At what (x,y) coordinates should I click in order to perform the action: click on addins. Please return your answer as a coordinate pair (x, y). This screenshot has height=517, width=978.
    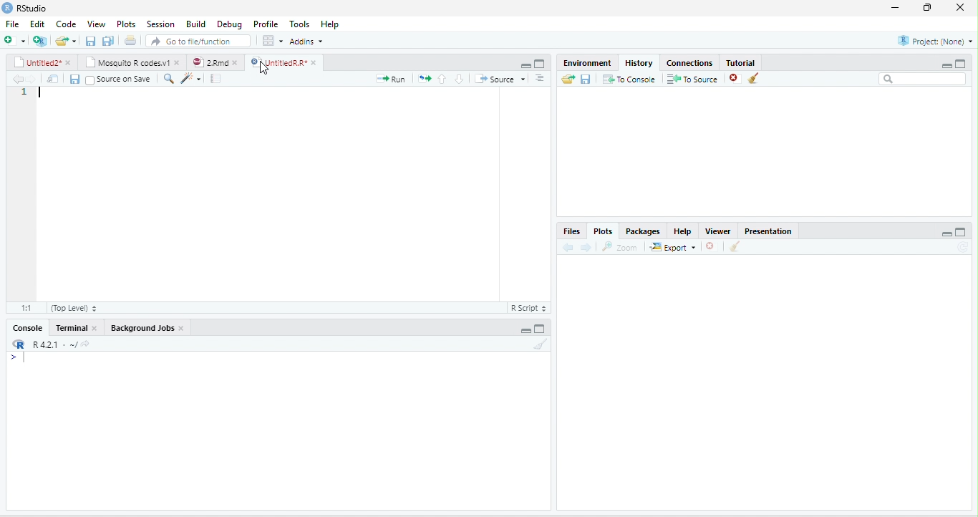
    Looking at the image, I should click on (309, 41).